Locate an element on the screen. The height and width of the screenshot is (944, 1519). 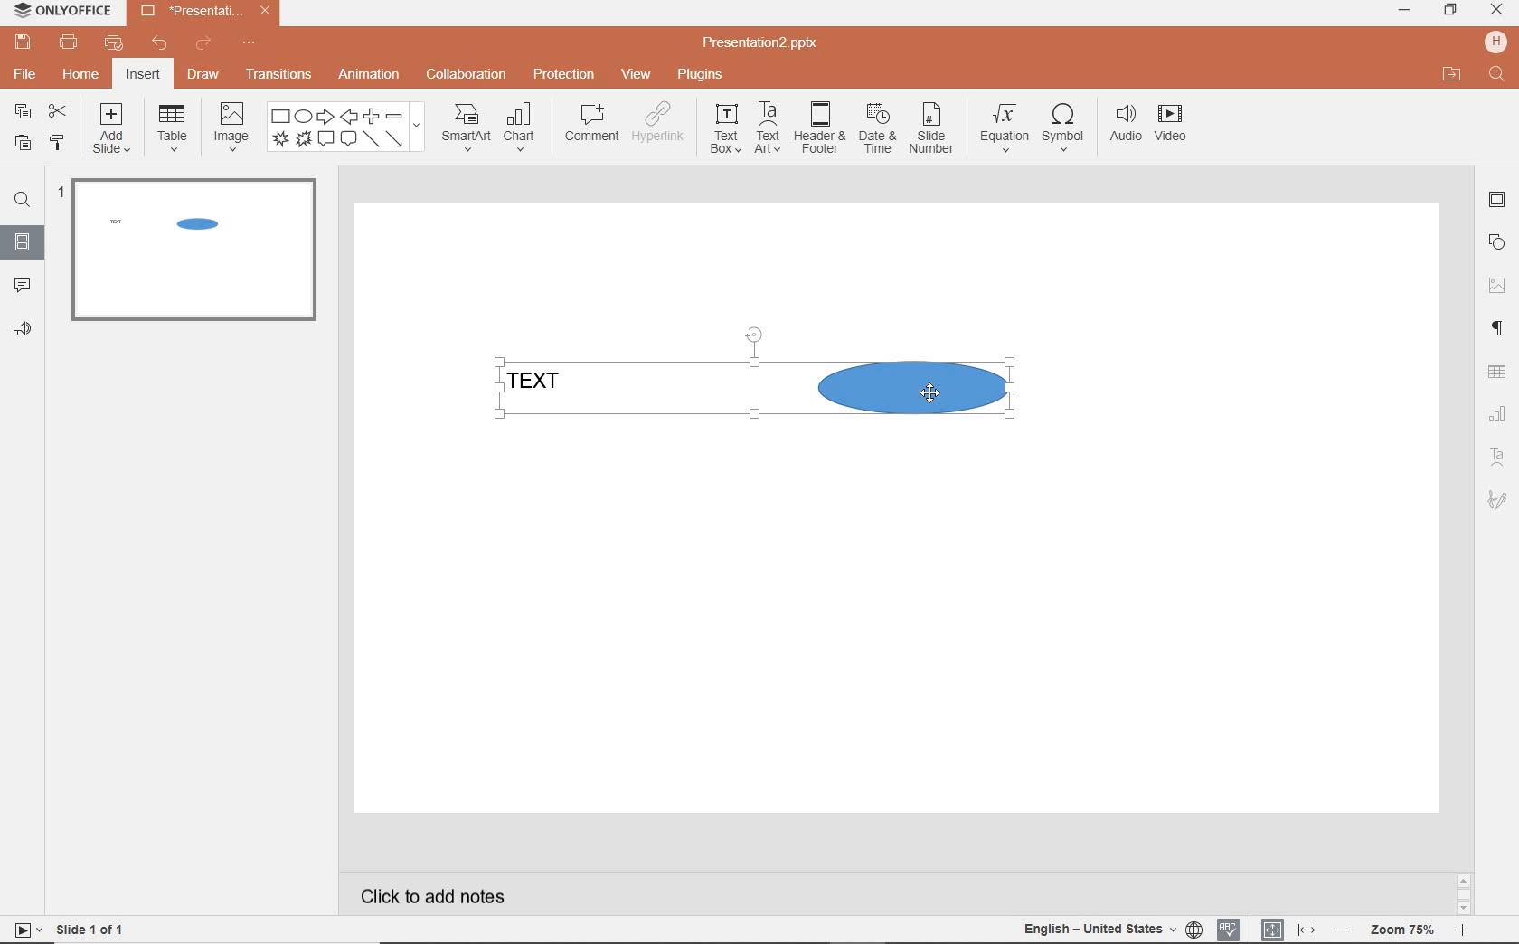
cut is located at coordinates (58, 113).